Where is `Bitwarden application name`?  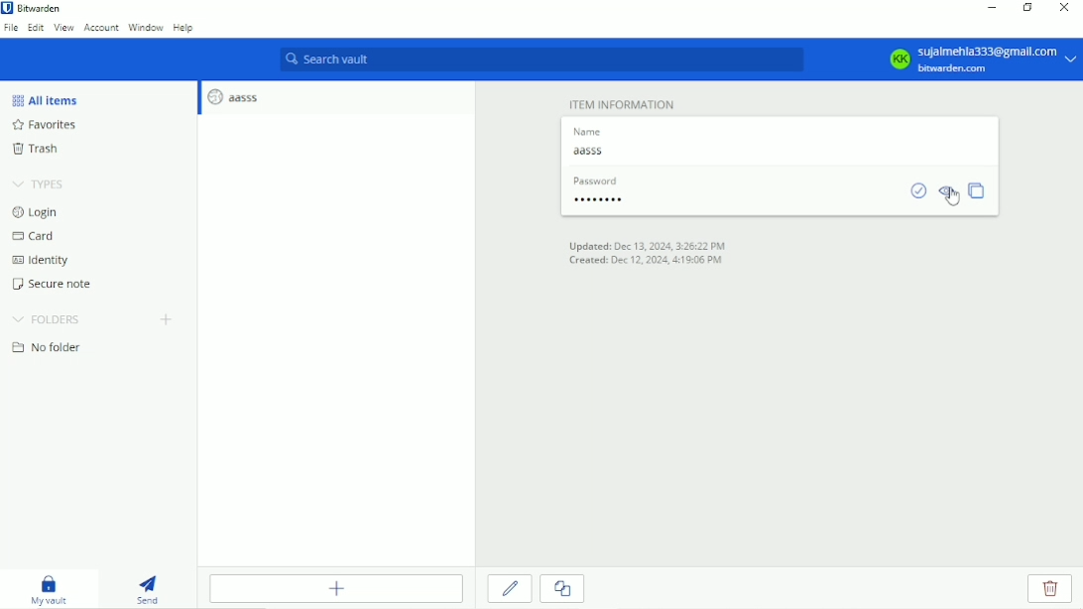 Bitwarden application name is located at coordinates (42, 9).